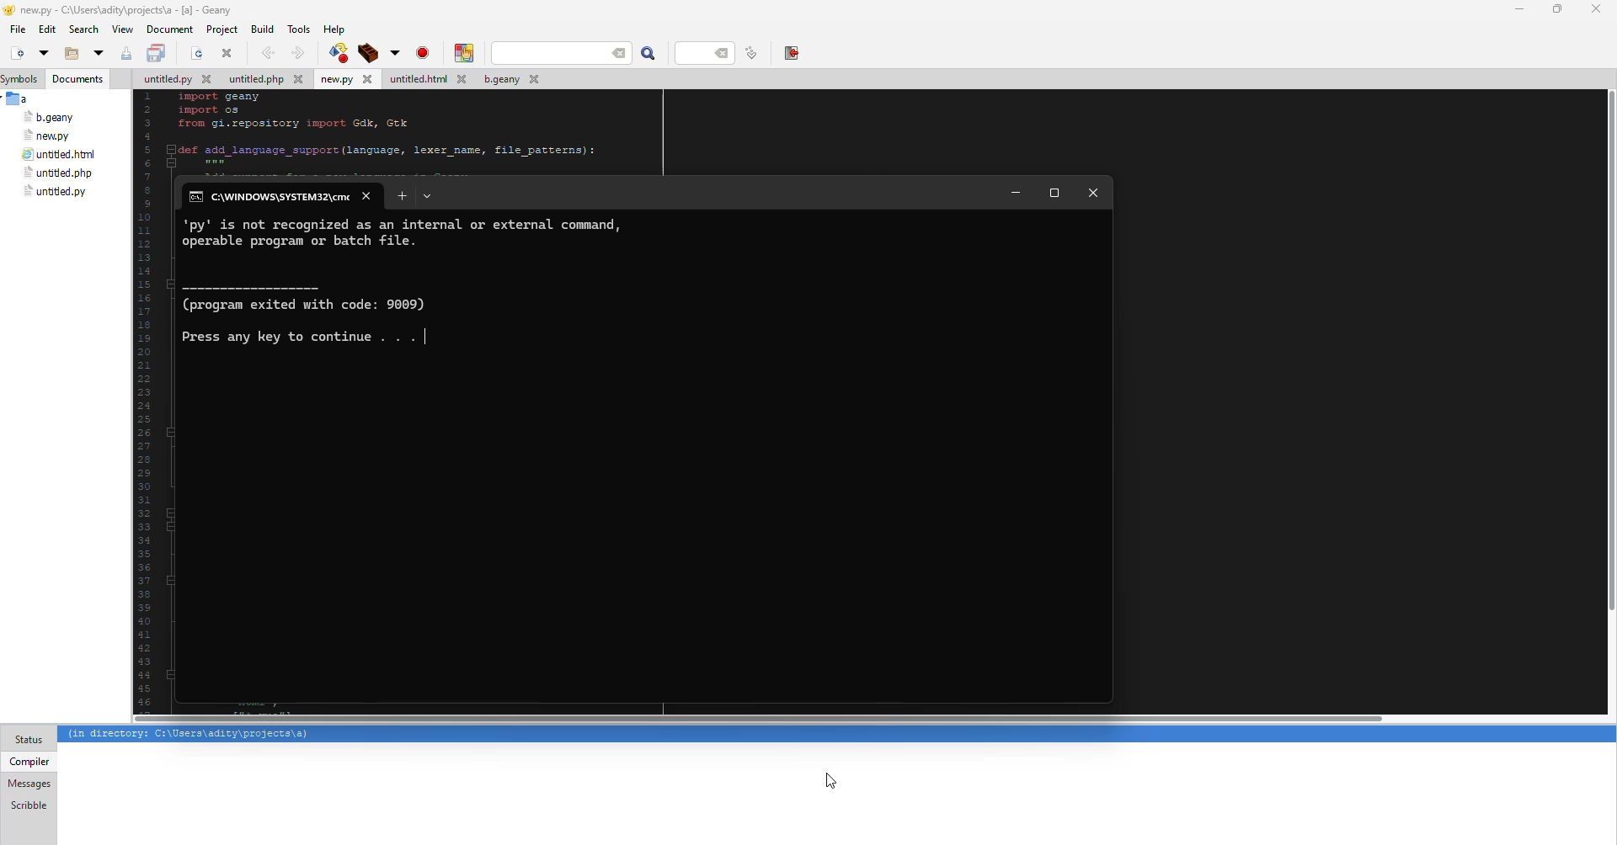 This screenshot has height=845, width=1617. I want to click on file, so click(425, 79).